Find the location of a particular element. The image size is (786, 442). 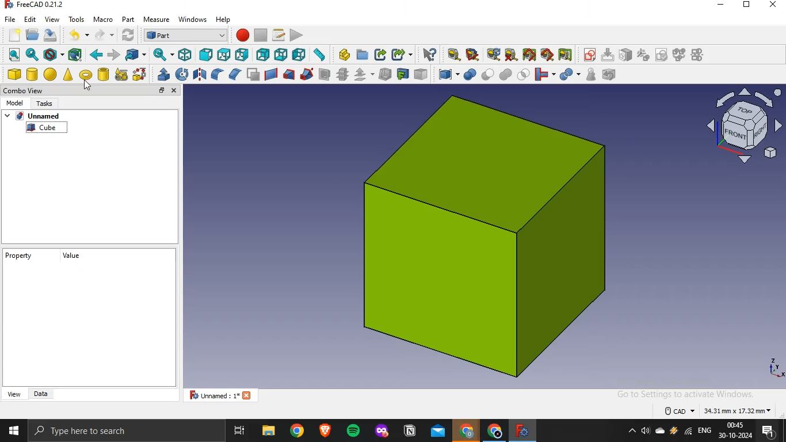

join objects is located at coordinates (543, 73).